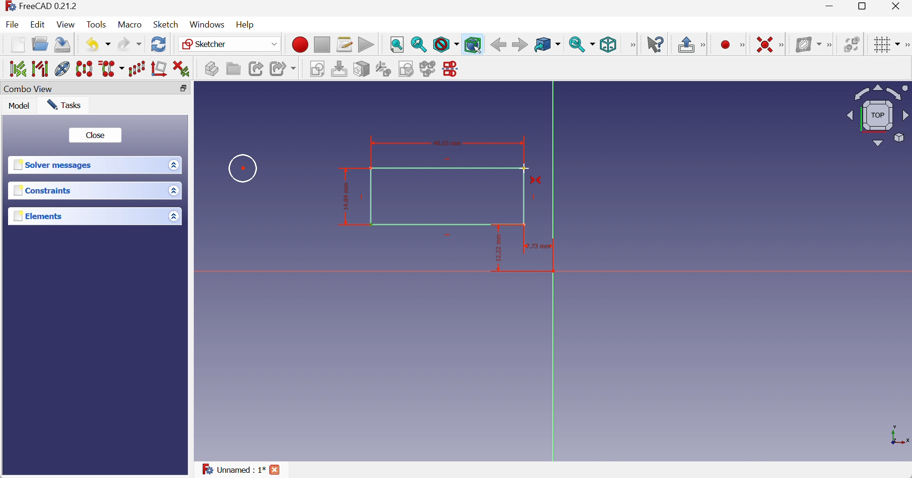  I want to click on Leave sketch, so click(686, 45).